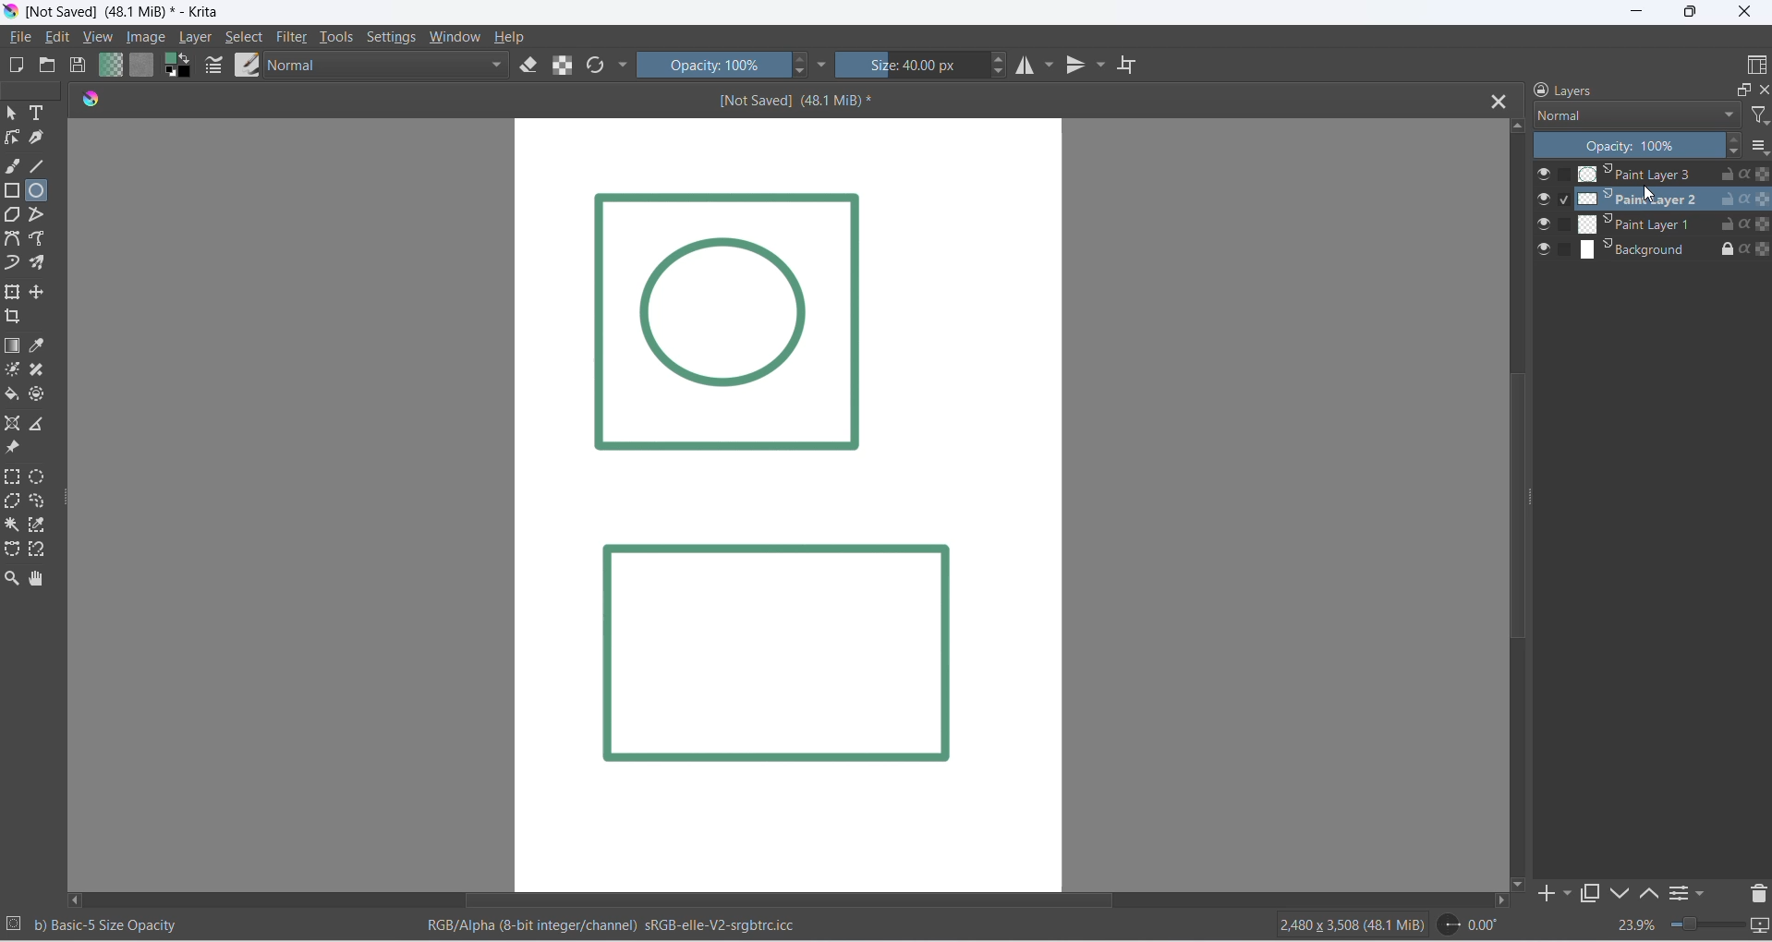  I want to click on crop image, so click(17, 319).